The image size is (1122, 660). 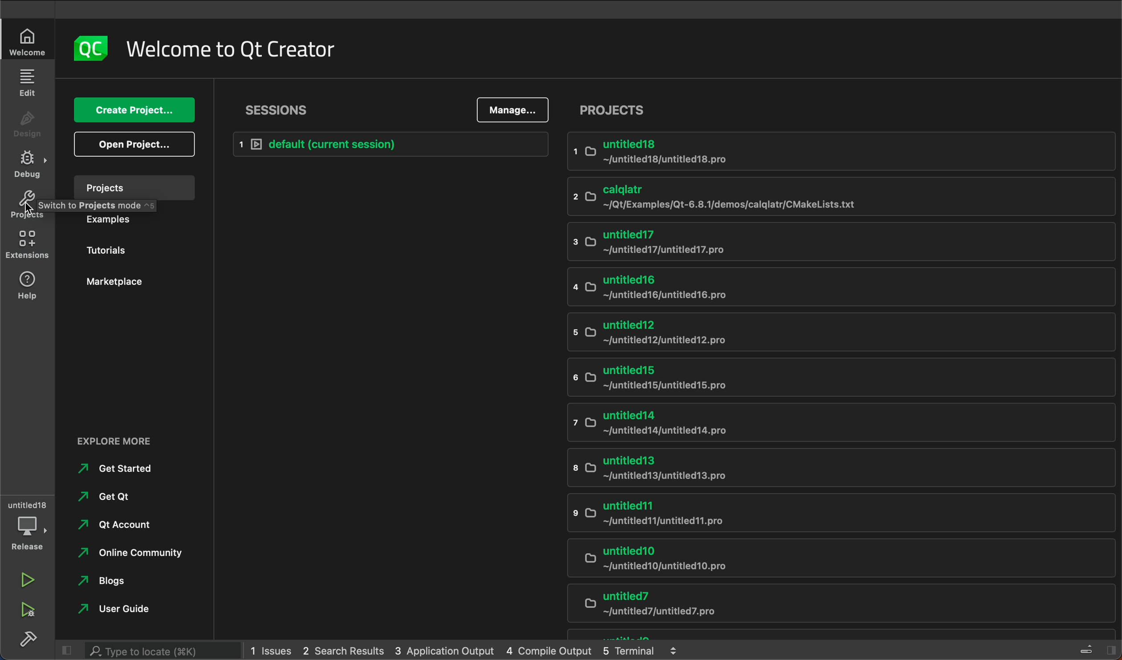 What do you see at coordinates (25, 41) in the screenshot?
I see `welcome` at bounding box center [25, 41].